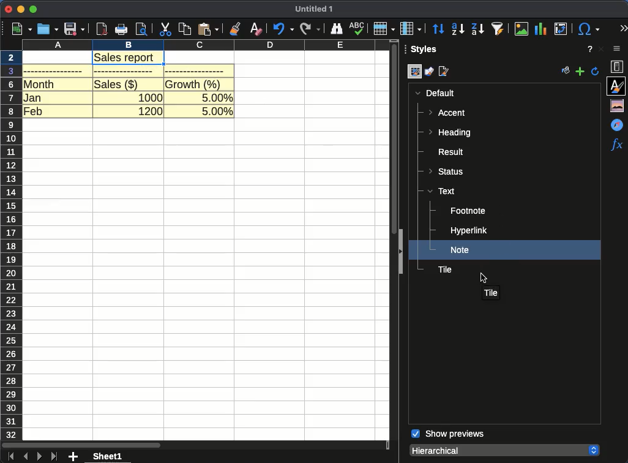  I want to click on spell check, so click(356, 28).